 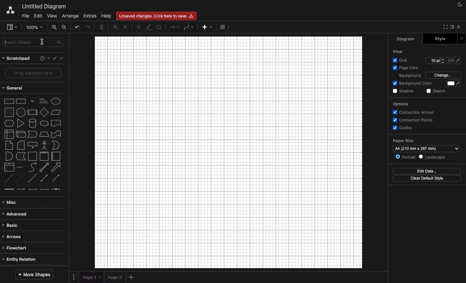 I want to click on Zoom, so click(x=35, y=27).